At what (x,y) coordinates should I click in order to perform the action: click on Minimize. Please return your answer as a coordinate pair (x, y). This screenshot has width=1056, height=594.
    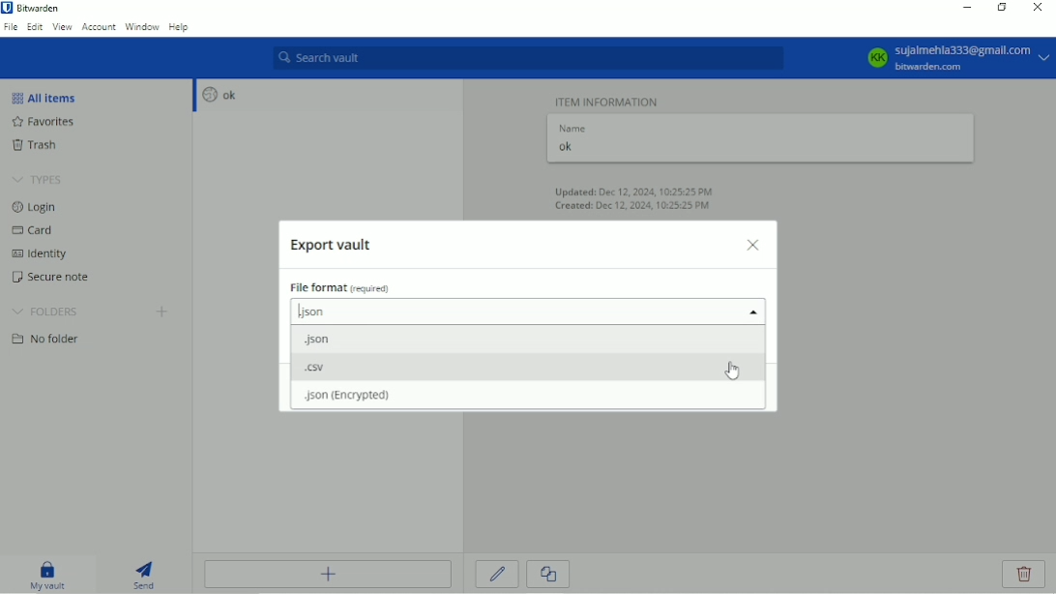
    Looking at the image, I should click on (964, 8).